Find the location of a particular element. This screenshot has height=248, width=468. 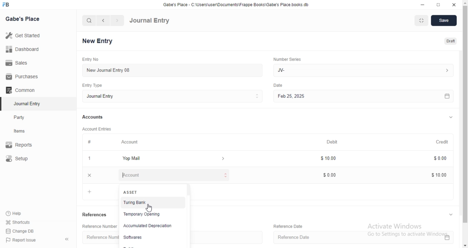

Entry No is located at coordinates (90, 59).